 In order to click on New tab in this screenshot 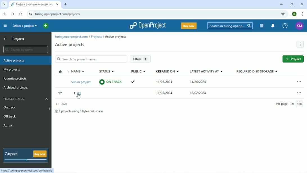, I will do `click(66, 4)`.